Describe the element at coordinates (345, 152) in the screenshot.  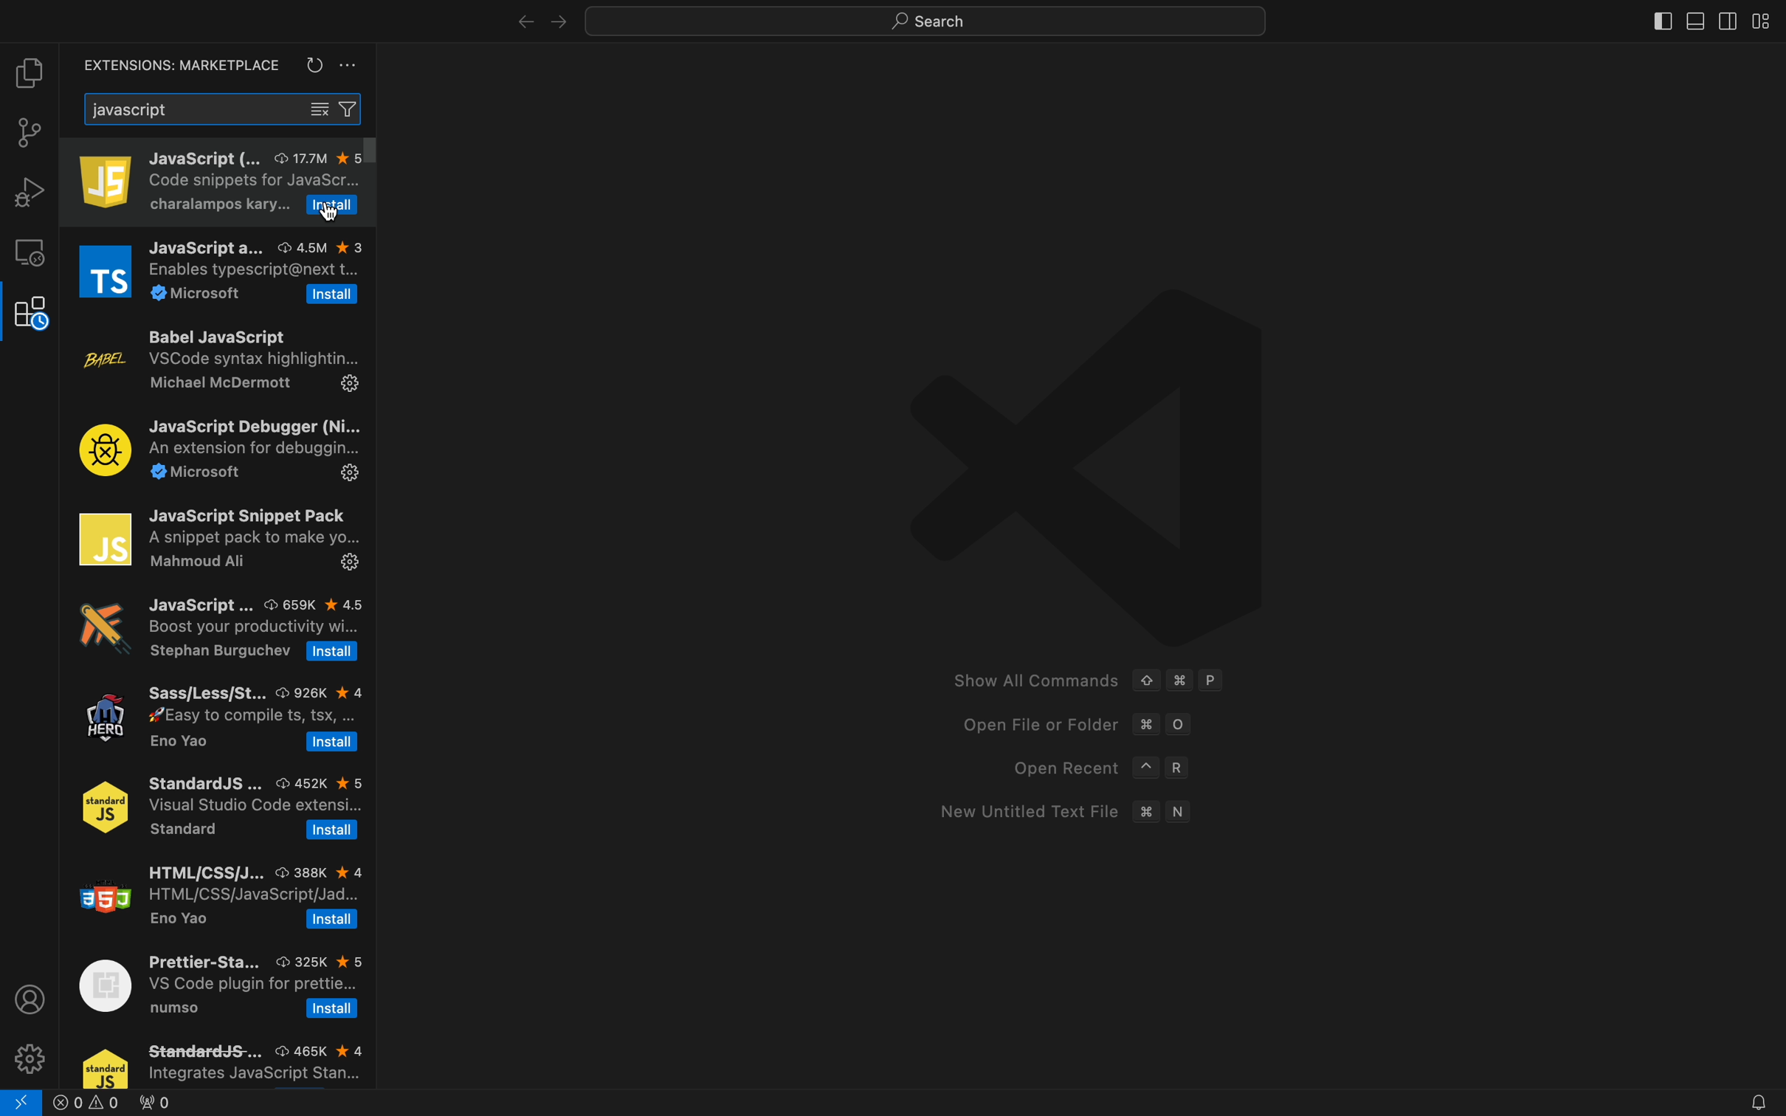
I see `installed extensions` at that location.